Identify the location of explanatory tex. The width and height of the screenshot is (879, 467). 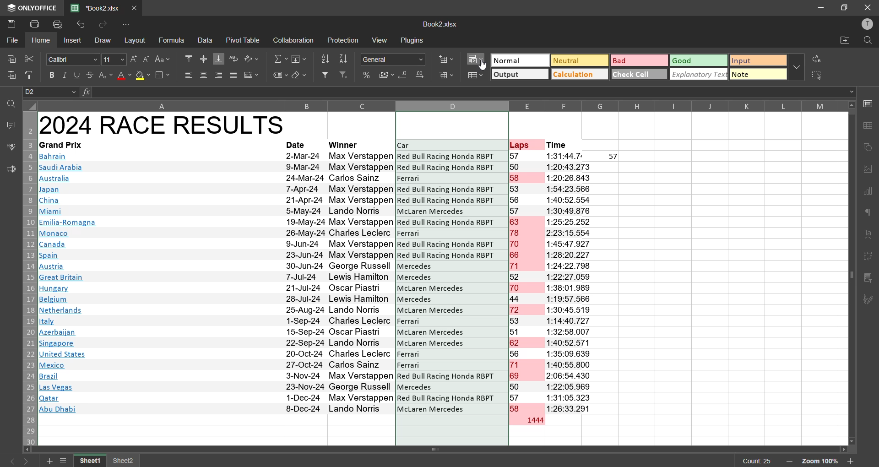
(700, 74).